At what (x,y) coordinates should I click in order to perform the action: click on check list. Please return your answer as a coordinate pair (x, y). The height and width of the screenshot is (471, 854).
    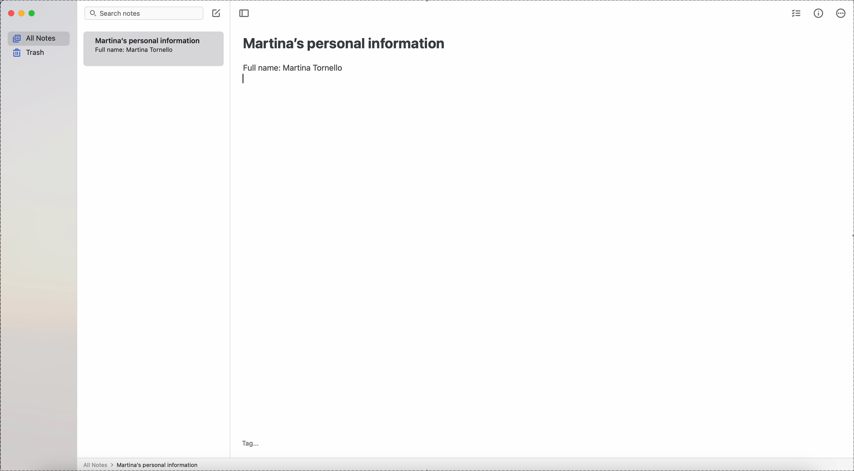
    Looking at the image, I should click on (795, 14).